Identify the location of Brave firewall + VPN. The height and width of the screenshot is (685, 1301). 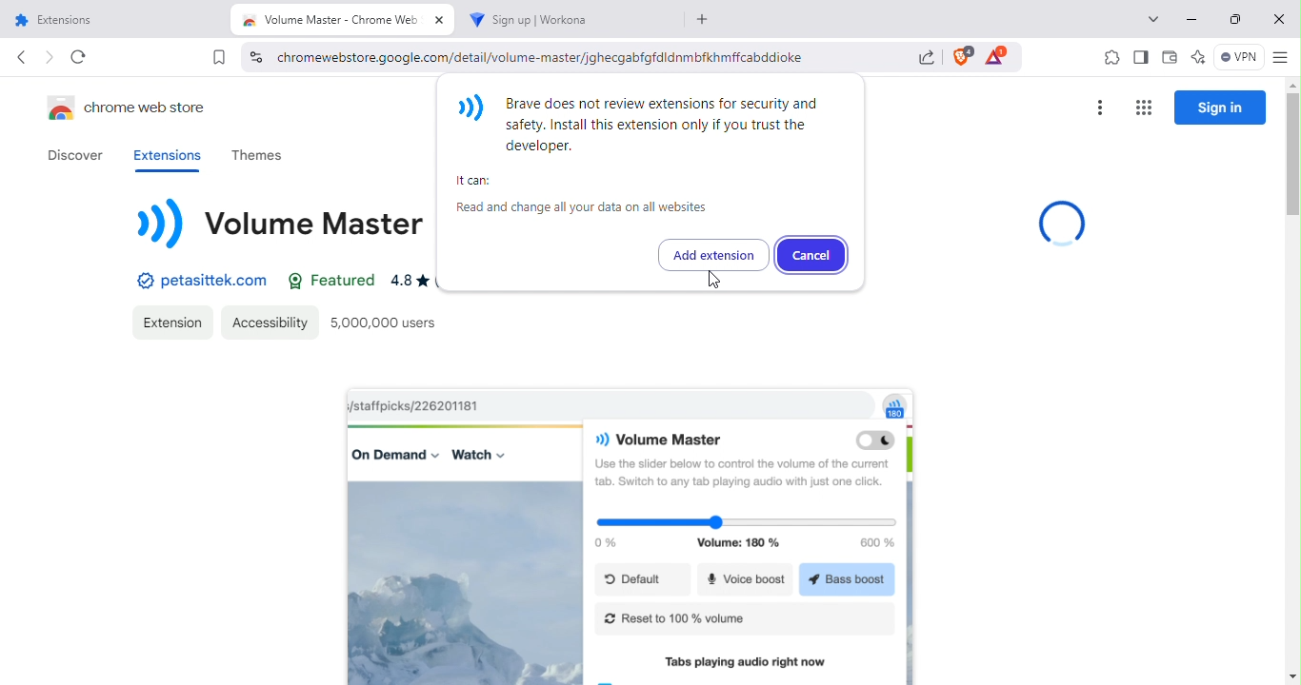
(1239, 57).